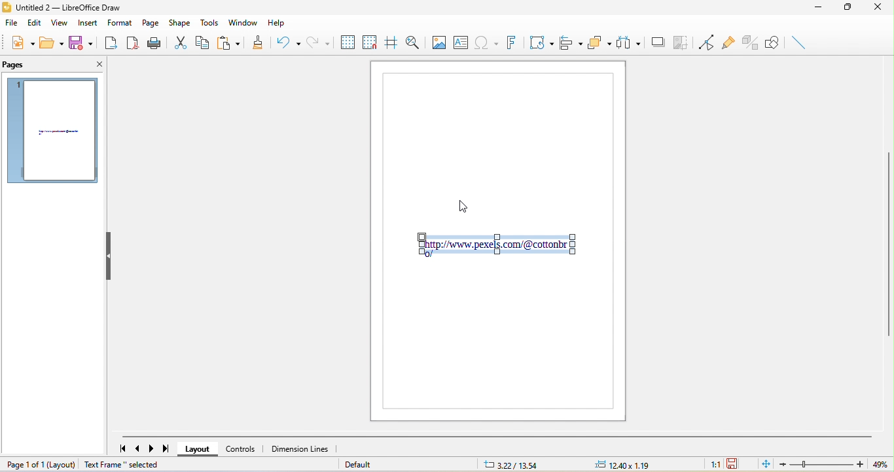 Image resolution: width=894 pixels, height=472 pixels. I want to click on view, so click(59, 22).